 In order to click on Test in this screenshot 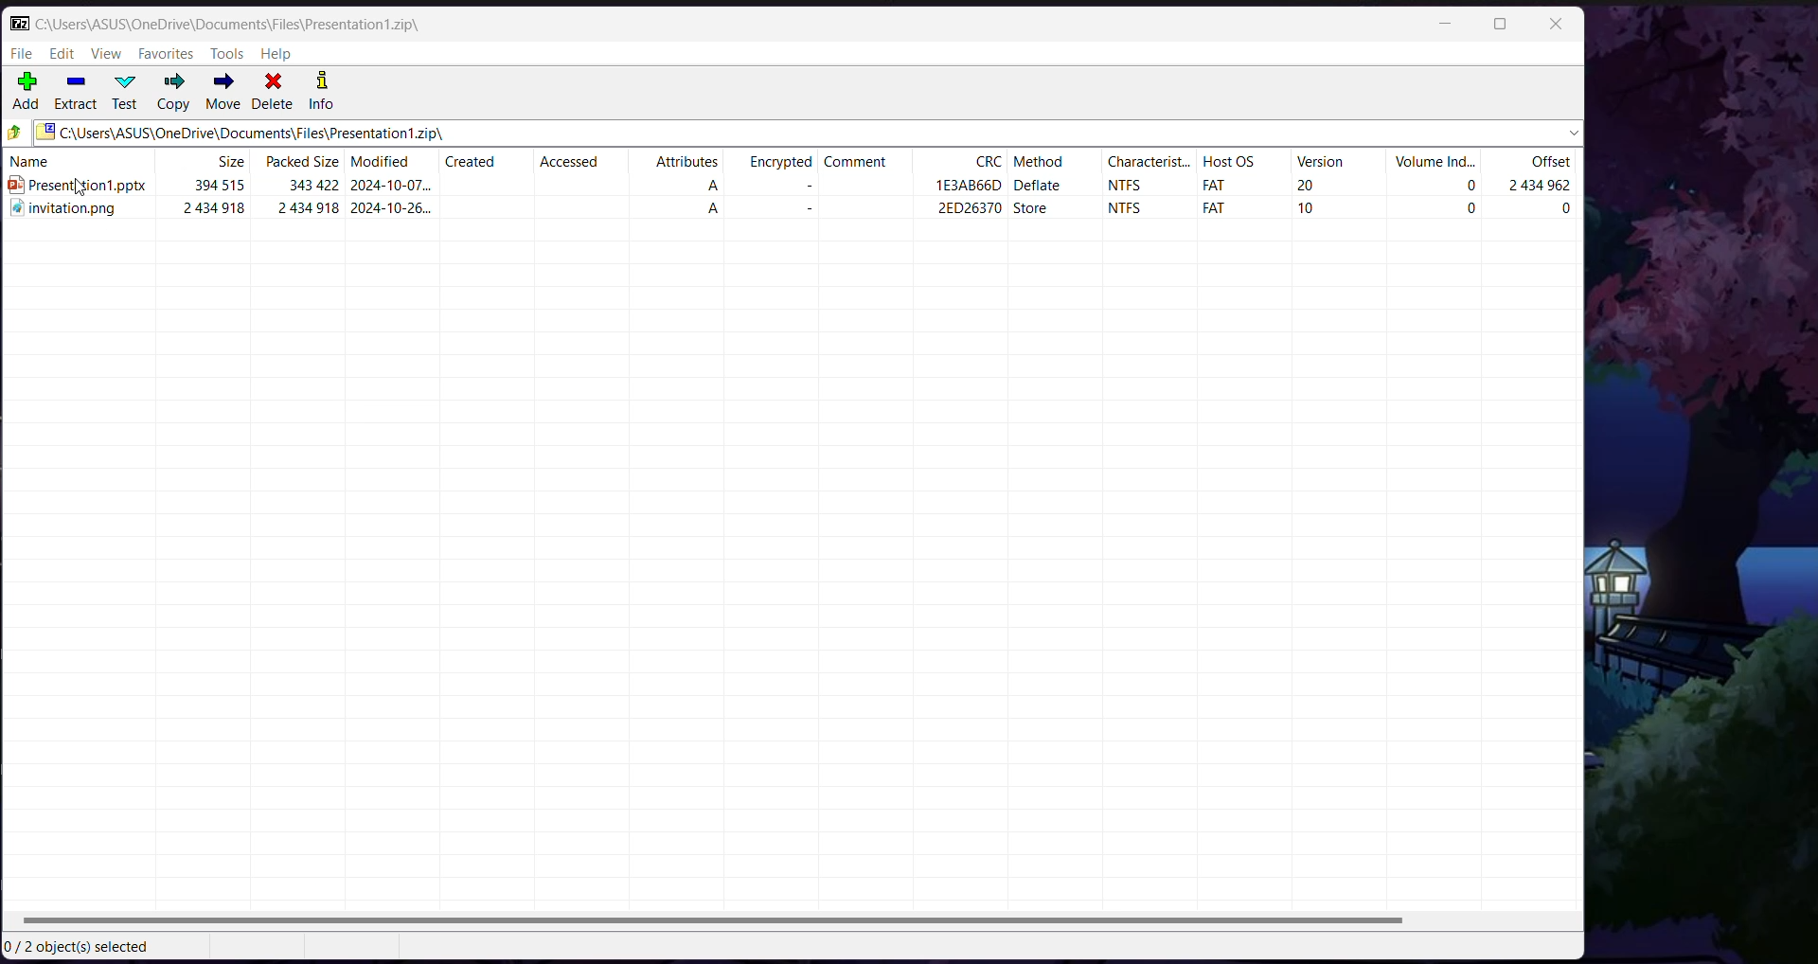, I will do `click(128, 93)`.